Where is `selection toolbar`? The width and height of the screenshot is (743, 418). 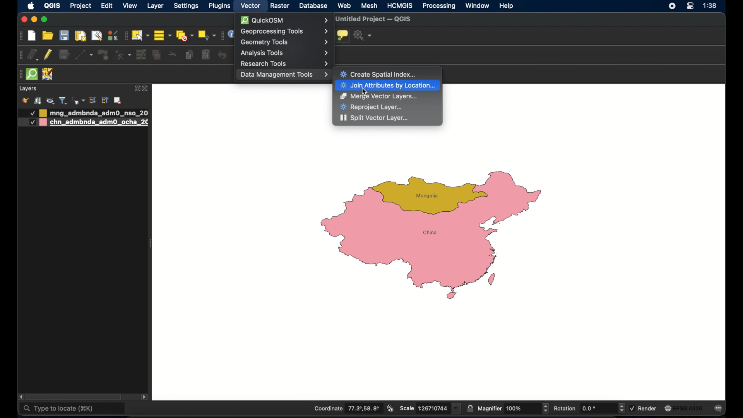 selection toolbar is located at coordinates (124, 36).